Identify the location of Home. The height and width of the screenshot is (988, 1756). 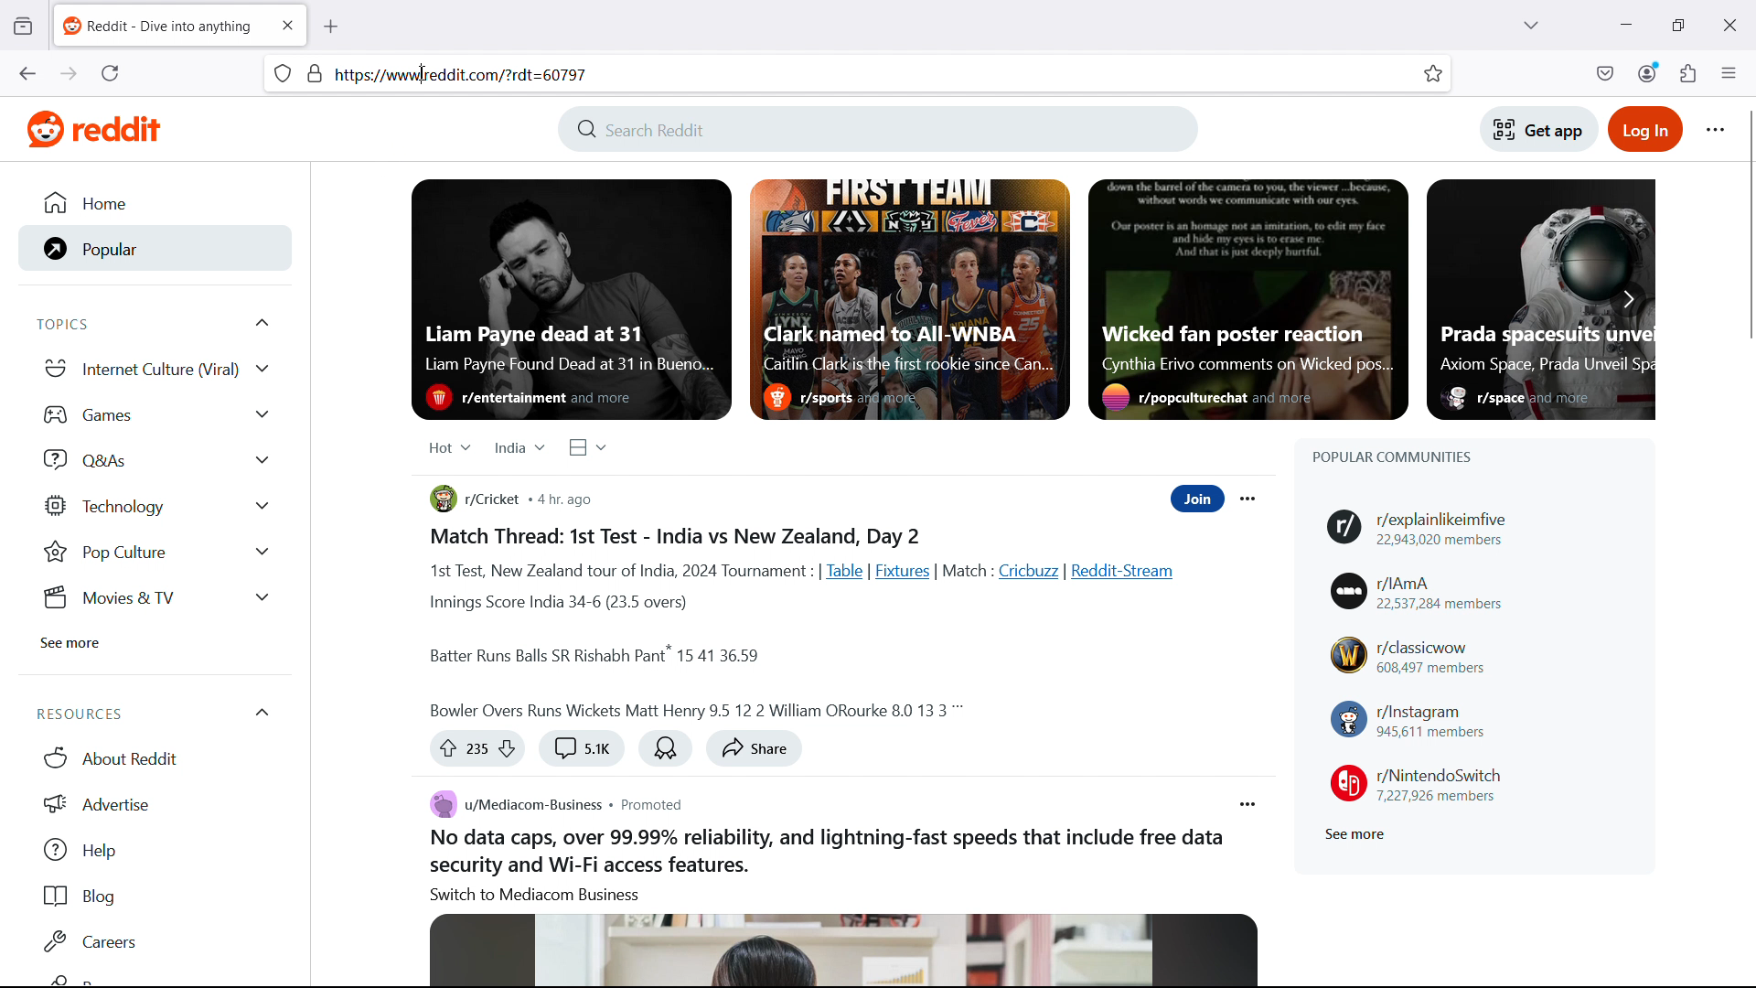
(143, 205).